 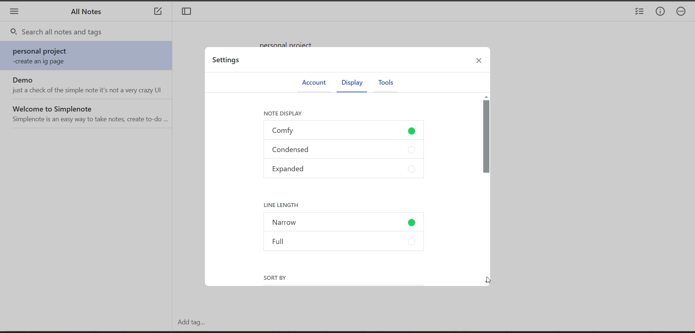 I want to click on sort by, so click(x=277, y=277).